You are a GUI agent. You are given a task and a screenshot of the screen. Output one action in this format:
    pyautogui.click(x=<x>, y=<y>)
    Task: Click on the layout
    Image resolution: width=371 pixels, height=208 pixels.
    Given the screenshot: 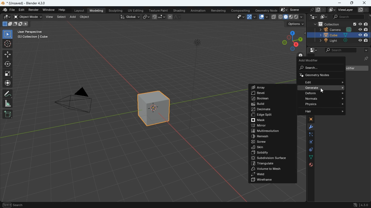 What is the action you would take?
    pyautogui.click(x=79, y=11)
    